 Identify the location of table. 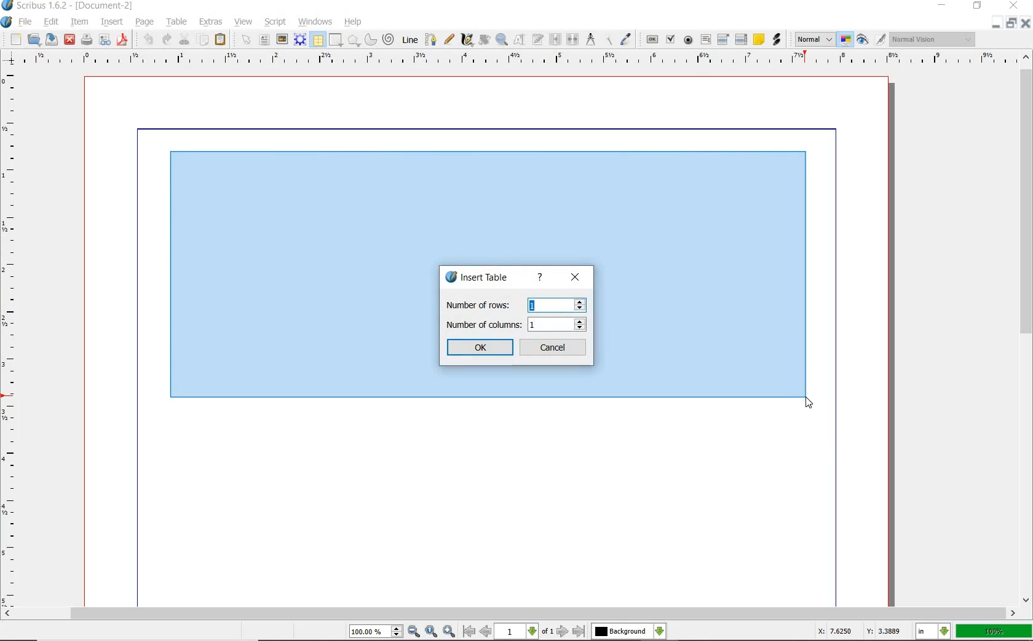
(178, 23).